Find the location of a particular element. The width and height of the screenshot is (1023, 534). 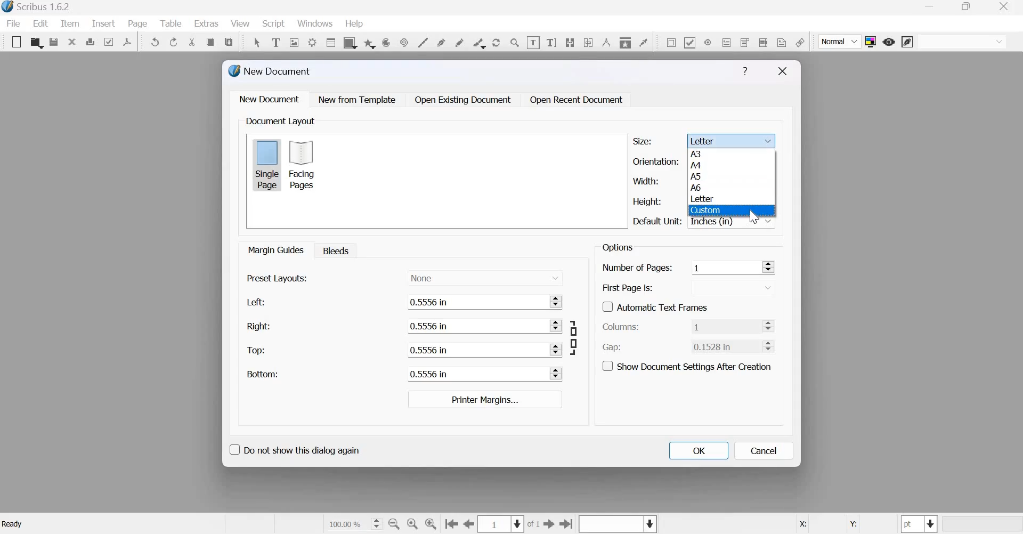

paste is located at coordinates (230, 41).